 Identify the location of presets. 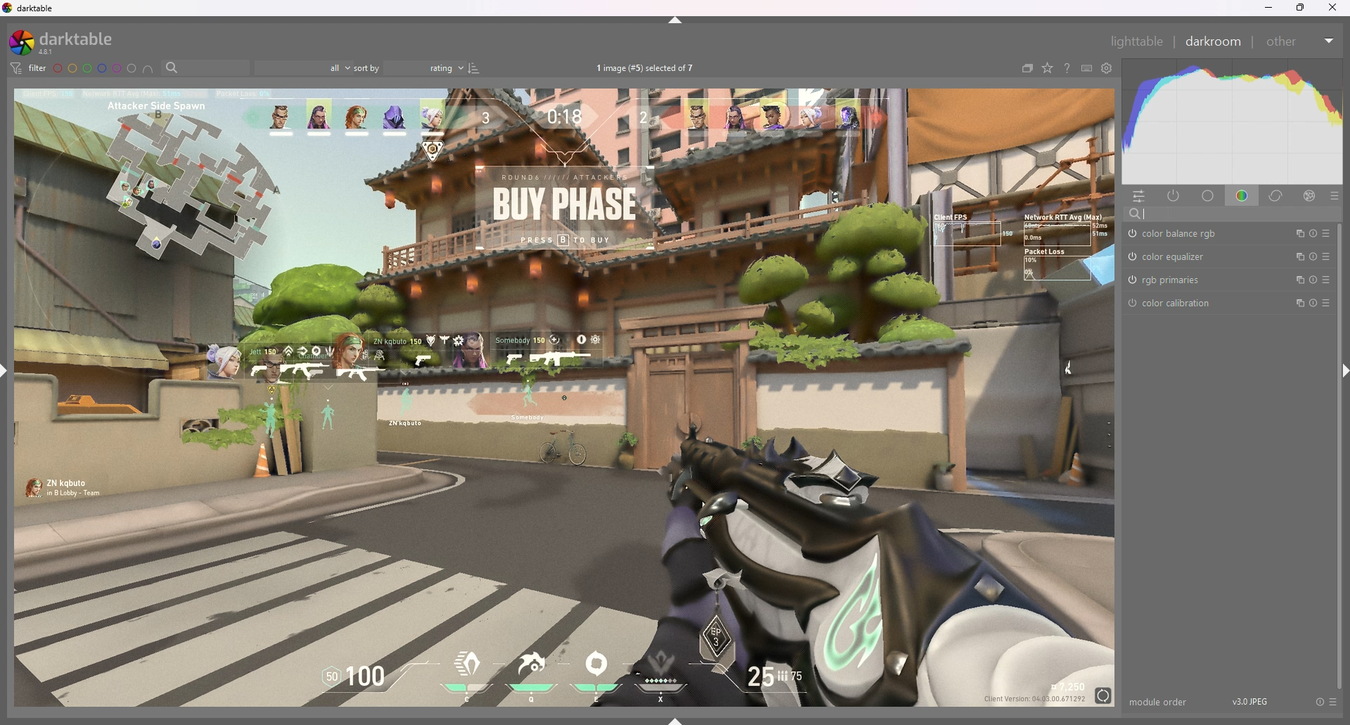
(1332, 701).